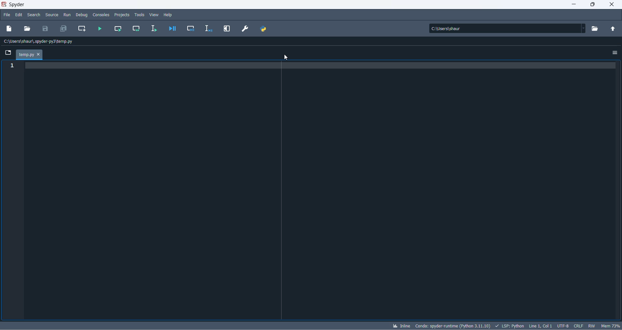 The height and width of the screenshot is (330, 622). Describe the element at coordinates (574, 6) in the screenshot. I see `minimize` at that location.